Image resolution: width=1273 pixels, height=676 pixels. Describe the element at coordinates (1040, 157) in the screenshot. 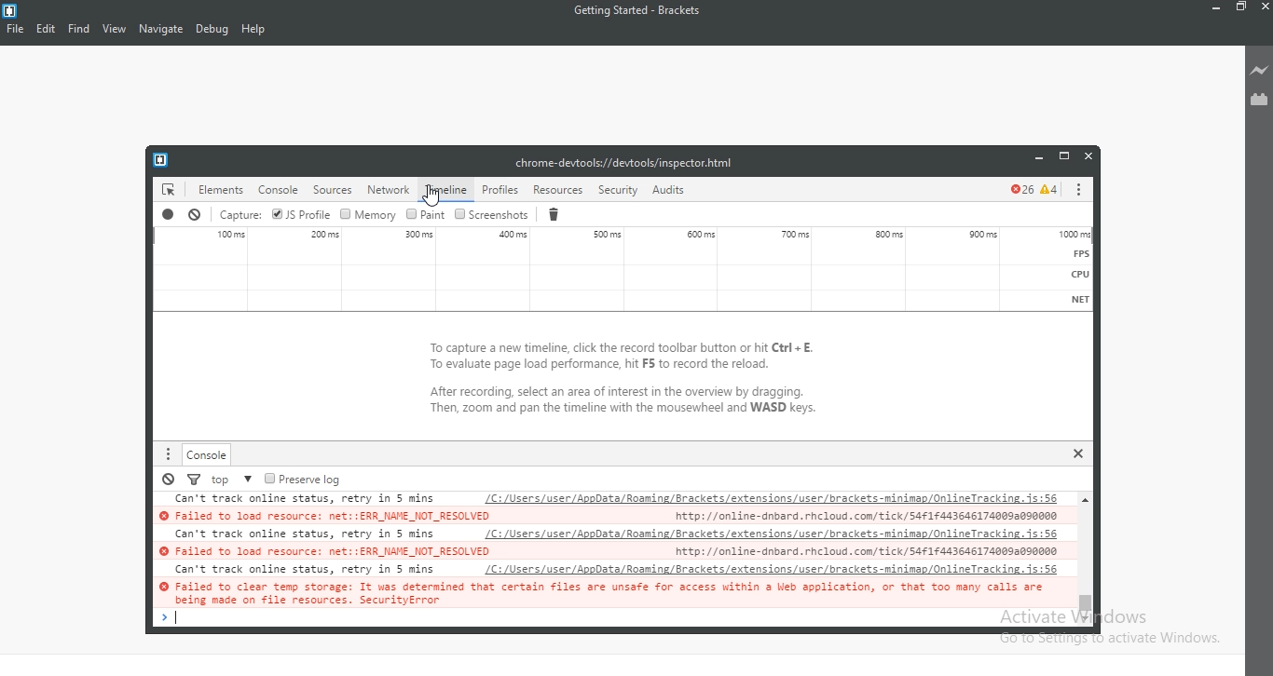

I see `minimise` at that location.